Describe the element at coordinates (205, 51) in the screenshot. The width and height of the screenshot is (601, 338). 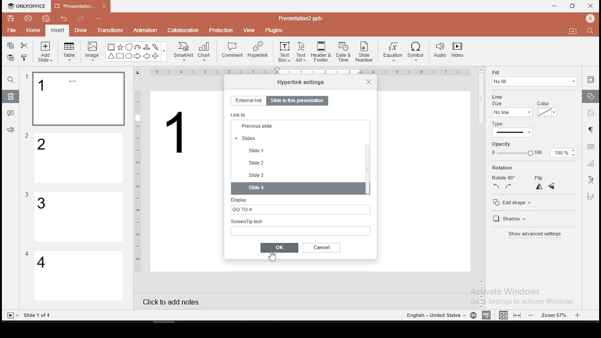
I see `chart` at that location.